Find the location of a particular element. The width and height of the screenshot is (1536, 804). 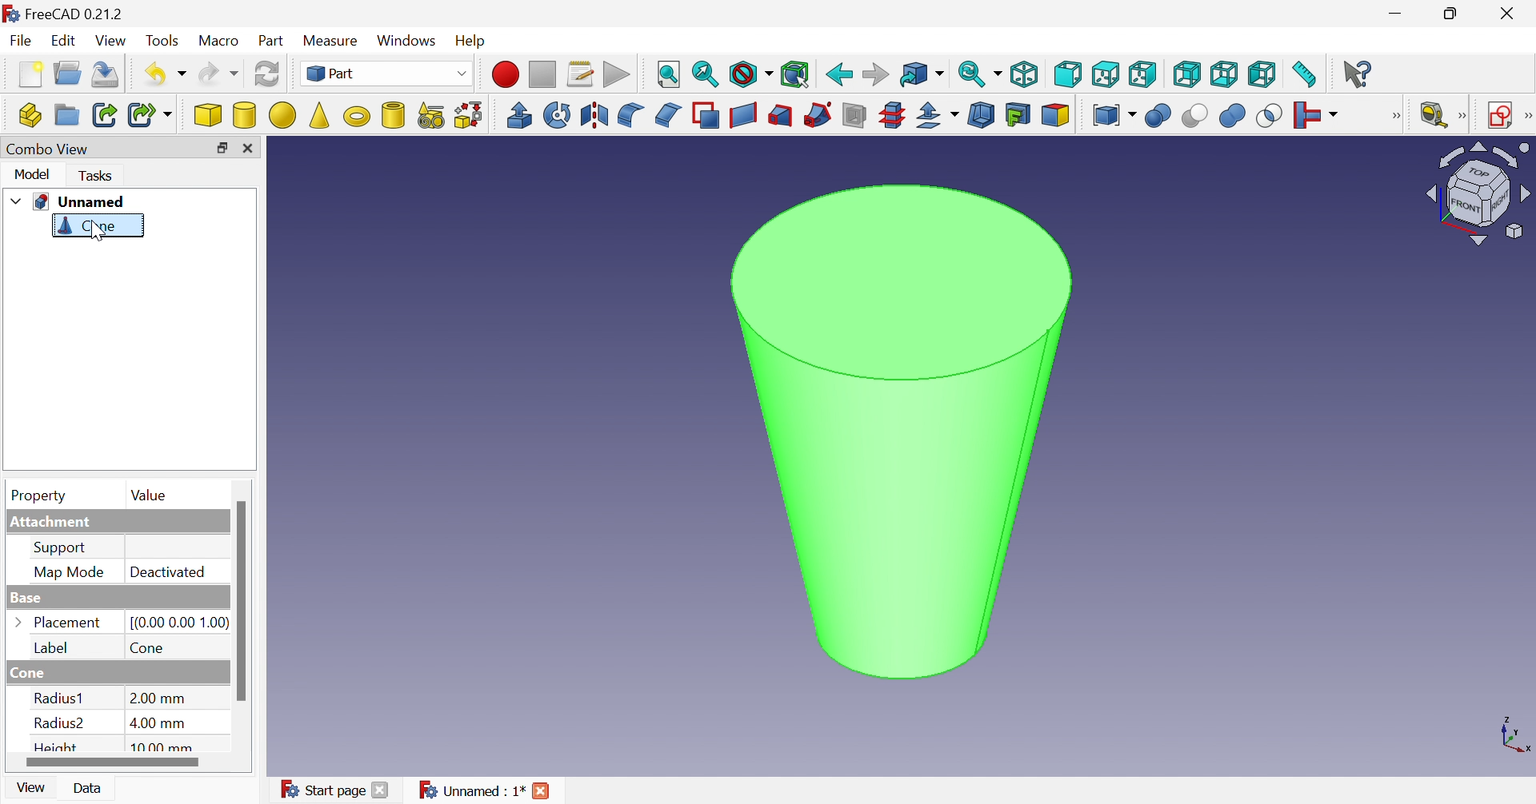

Data is located at coordinates (90, 790).